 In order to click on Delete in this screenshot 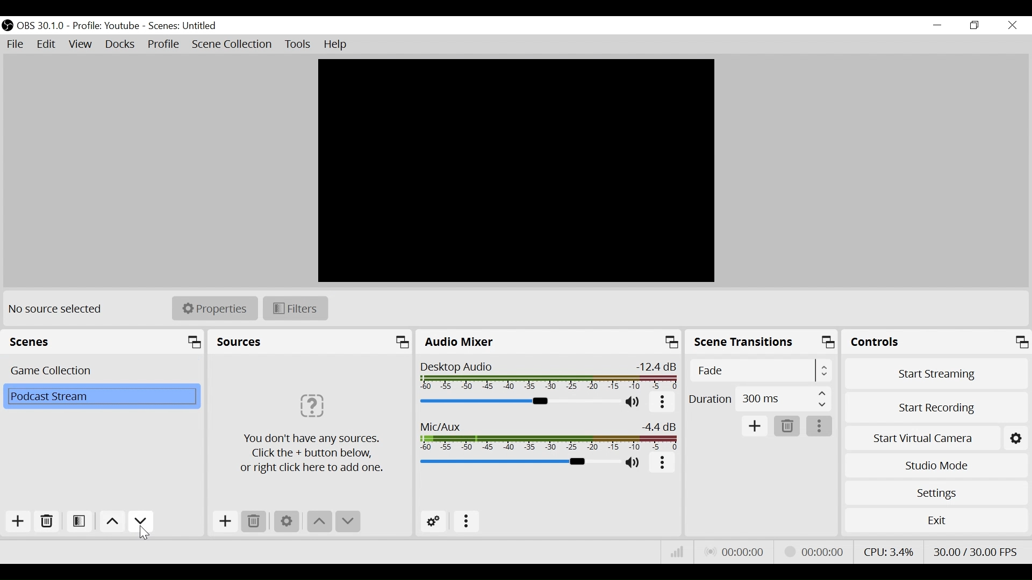, I will do `click(47, 521)`.